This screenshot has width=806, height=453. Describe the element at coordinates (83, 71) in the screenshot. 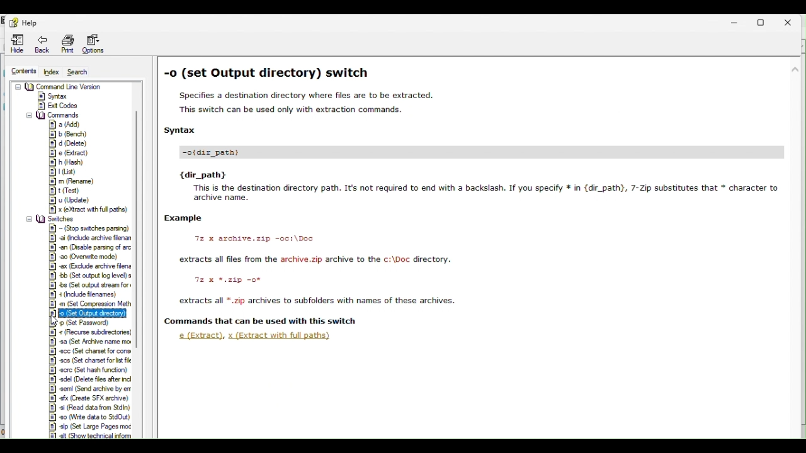

I see `Search` at that location.